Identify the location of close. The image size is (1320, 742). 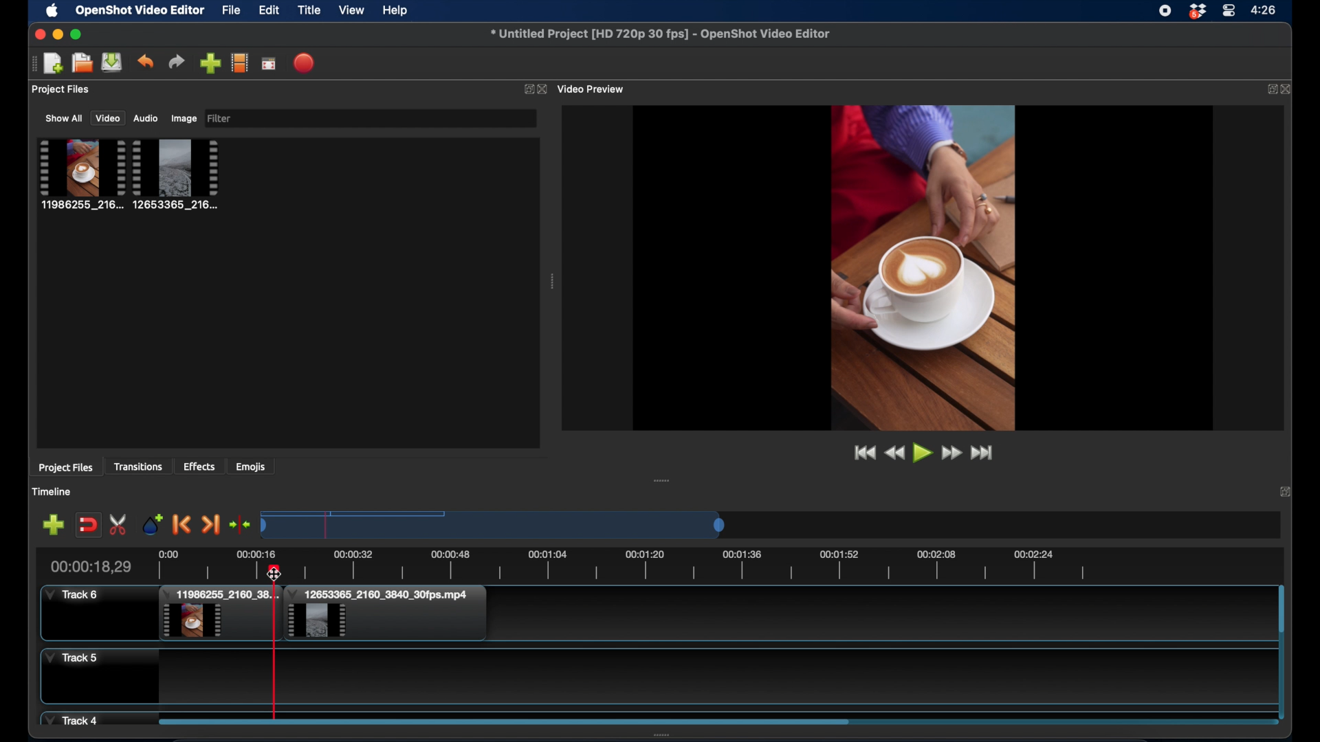
(544, 89).